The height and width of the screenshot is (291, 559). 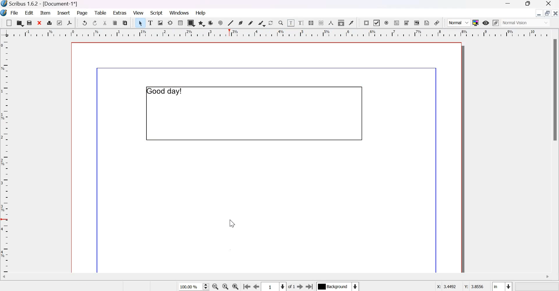 I want to click on cut, so click(x=105, y=23).